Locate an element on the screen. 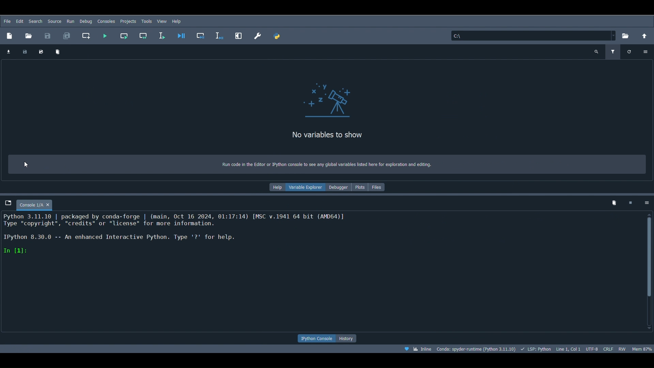 This screenshot has width=654, height=368. File is located at coordinates (6, 21).